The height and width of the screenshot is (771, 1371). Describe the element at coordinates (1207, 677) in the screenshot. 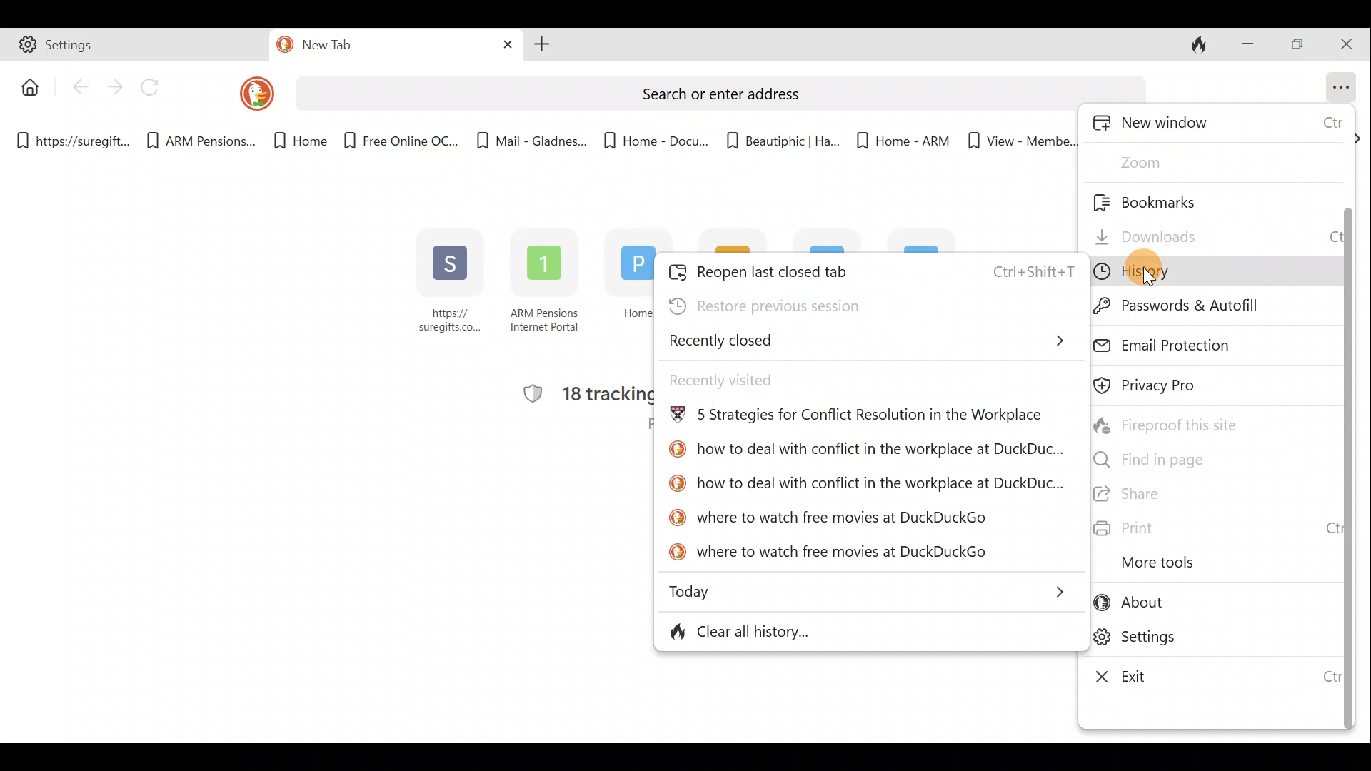

I see `Exit` at that location.